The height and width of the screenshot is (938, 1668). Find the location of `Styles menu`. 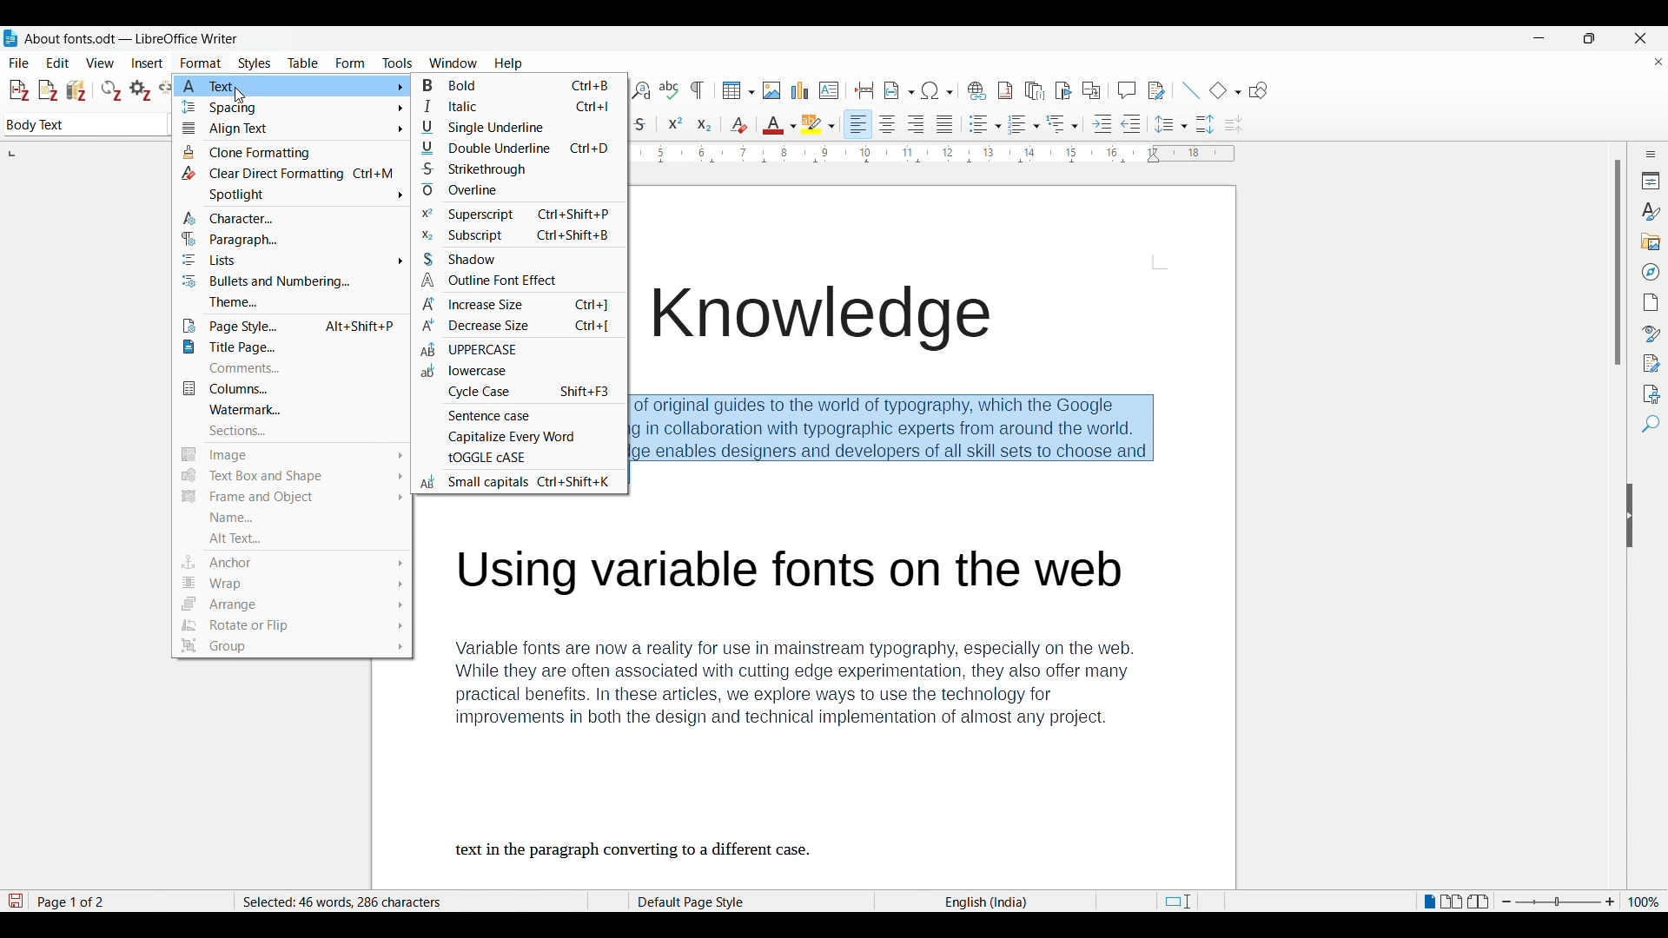

Styles menu is located at coordinates (255, 63).